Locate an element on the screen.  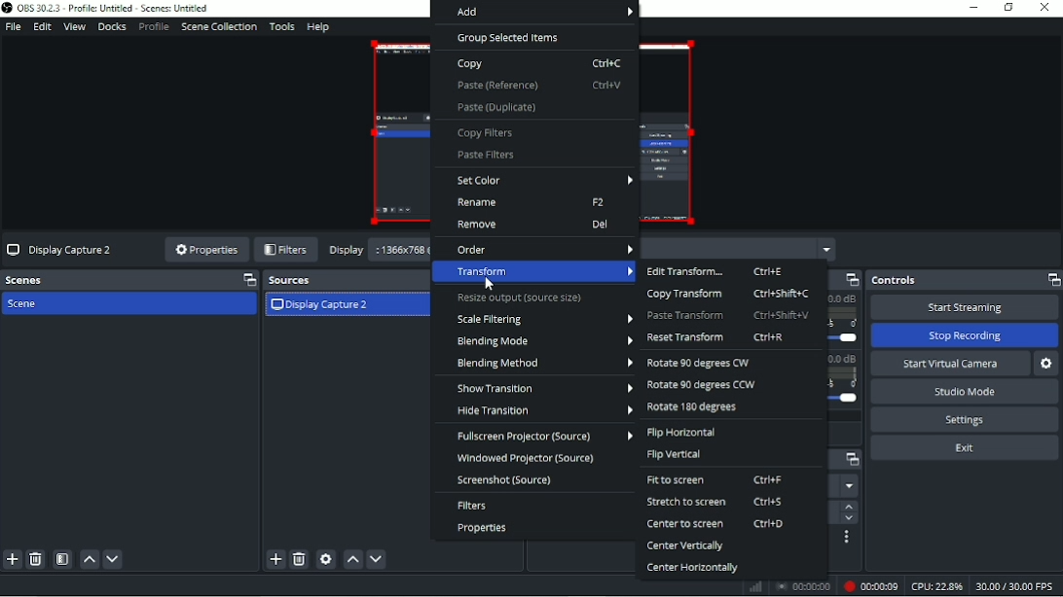
Scene is located at coordinates (26, 304).